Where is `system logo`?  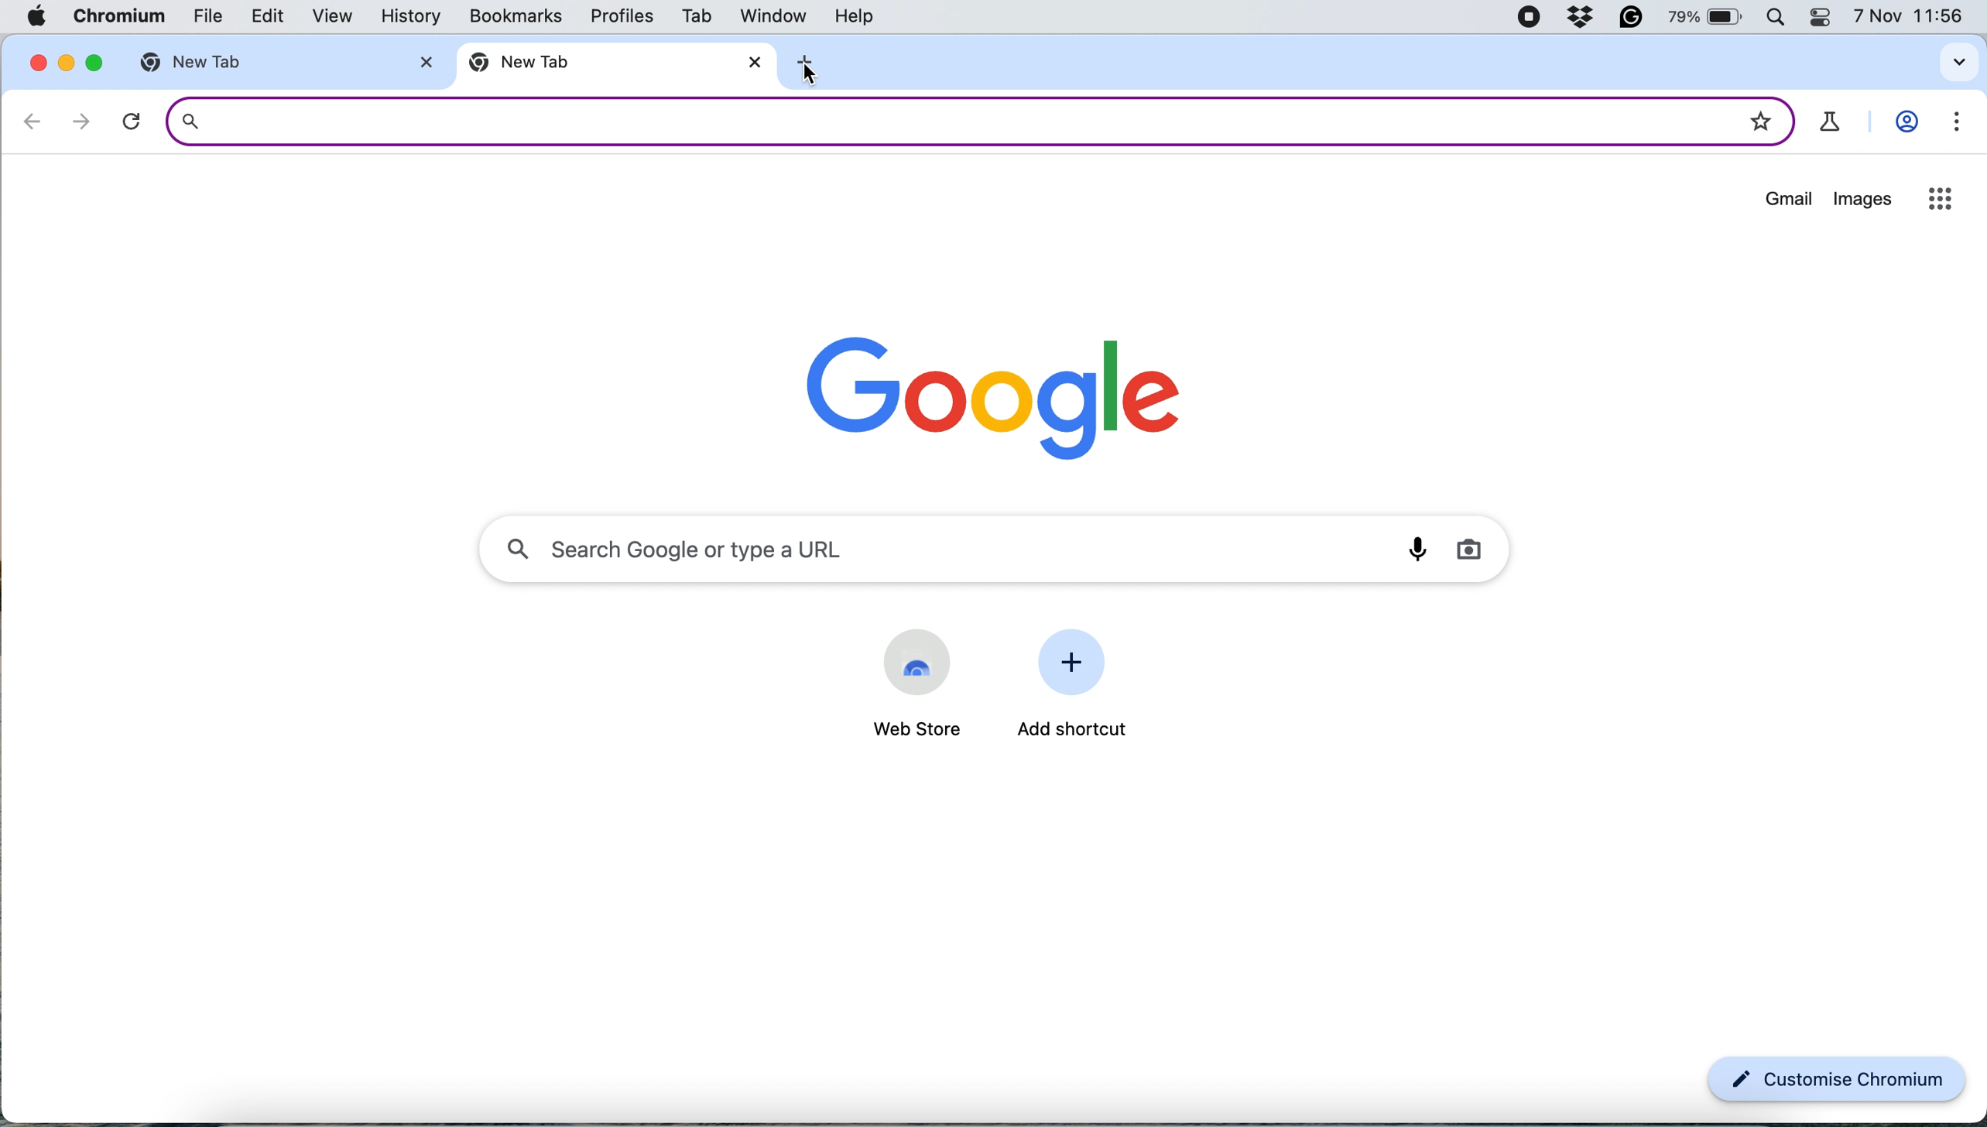
system logo is located at coordinates (42, 15).